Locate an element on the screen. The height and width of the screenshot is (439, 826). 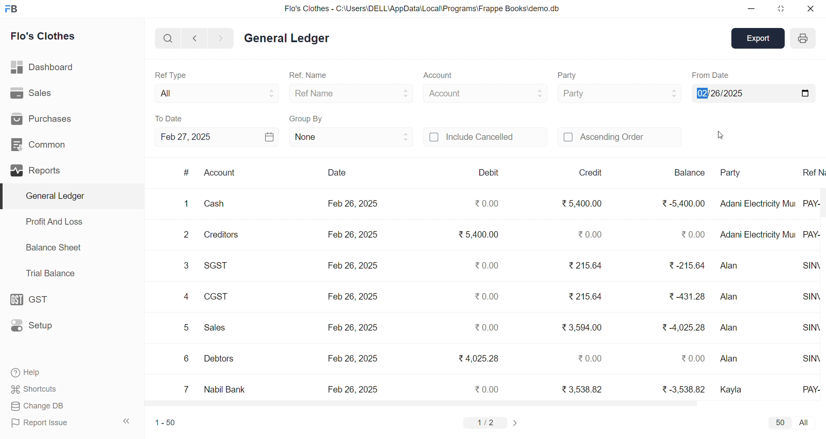
SGST is located at coordinates (219, 265).